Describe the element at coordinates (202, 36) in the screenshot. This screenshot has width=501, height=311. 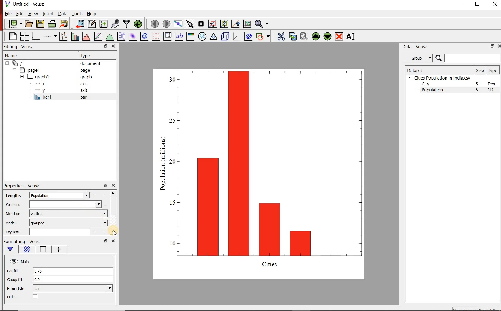
I see `polar graph` at that location.